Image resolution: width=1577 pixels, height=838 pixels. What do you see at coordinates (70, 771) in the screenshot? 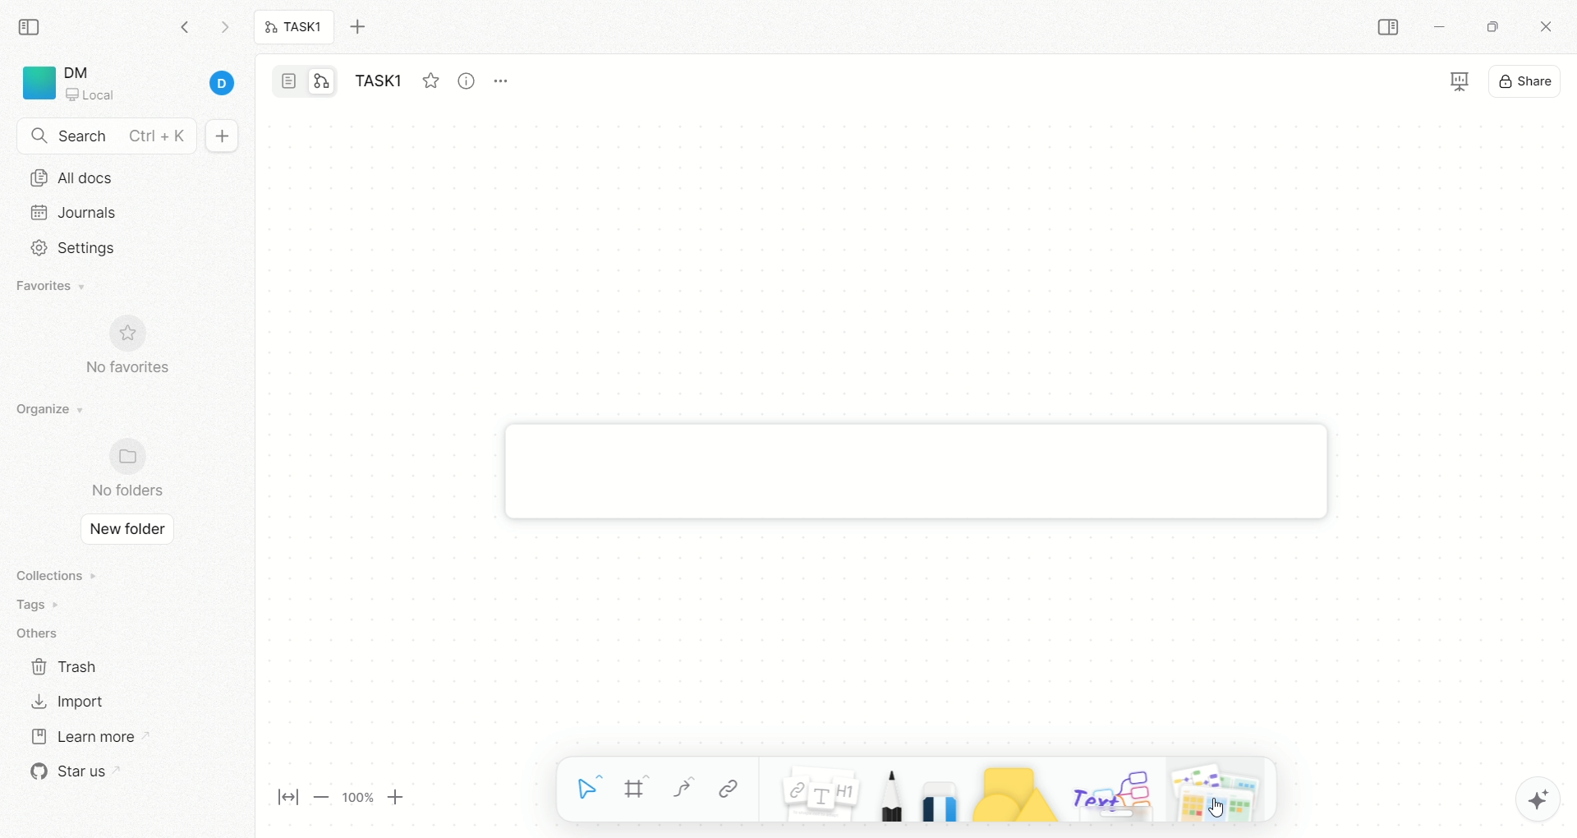
I see `star us` at bounding box center [70, 771].